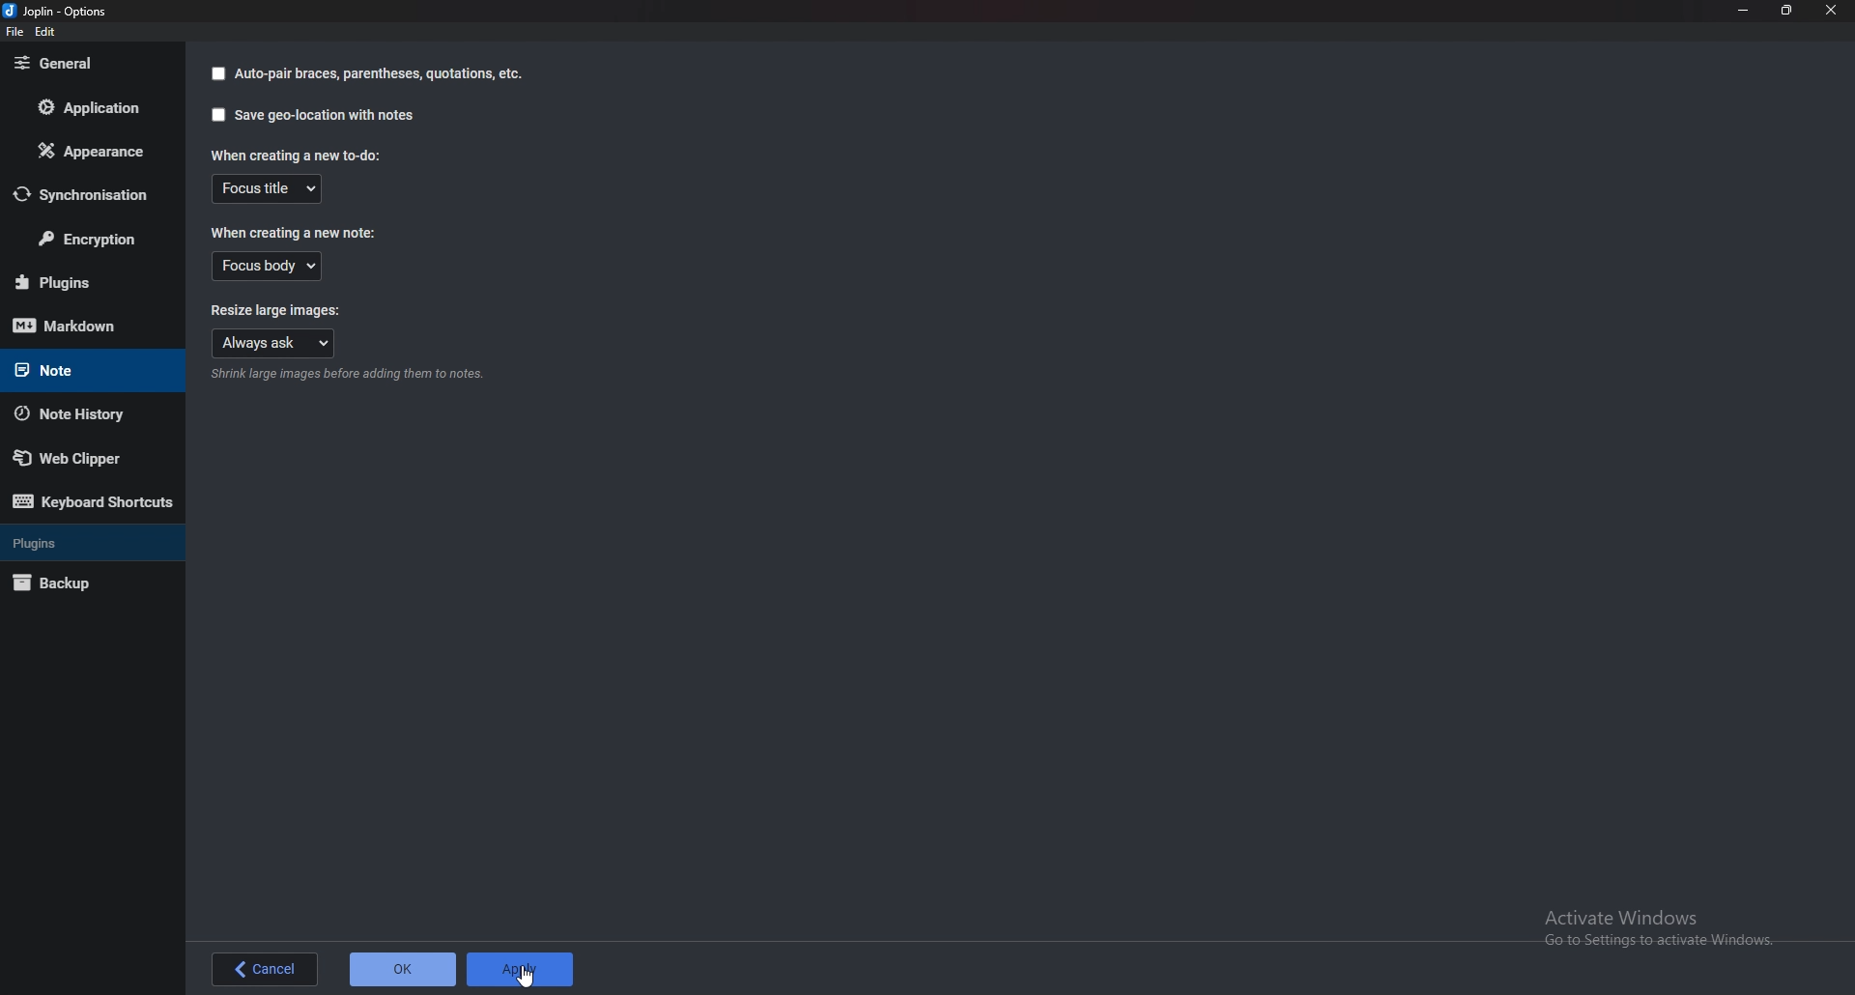 The height and width of the screenshot is (995, 1855). I want to click on Always ask, so click(273, 345).